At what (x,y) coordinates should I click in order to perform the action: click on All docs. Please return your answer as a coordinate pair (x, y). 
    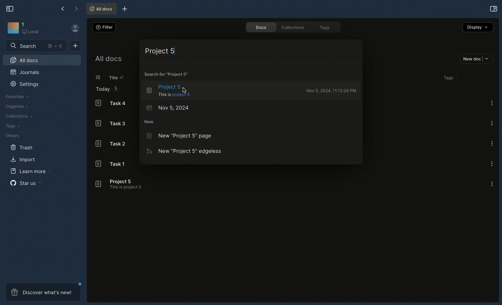
    Looking at the image, I should click on (26, 59).